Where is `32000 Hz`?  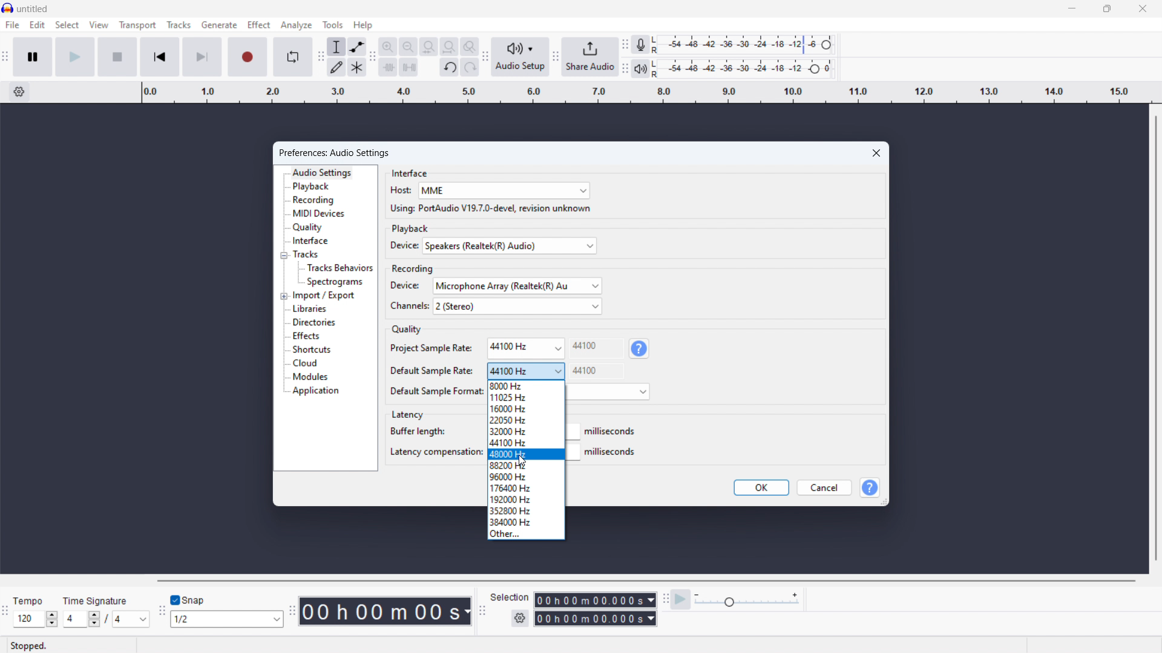 32000 Hz is located at coordinates (525, 431).